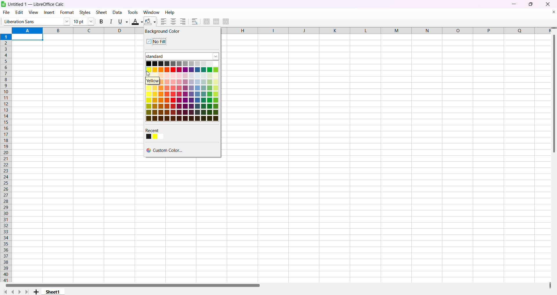  I want to click on italic, so click(110, 21).